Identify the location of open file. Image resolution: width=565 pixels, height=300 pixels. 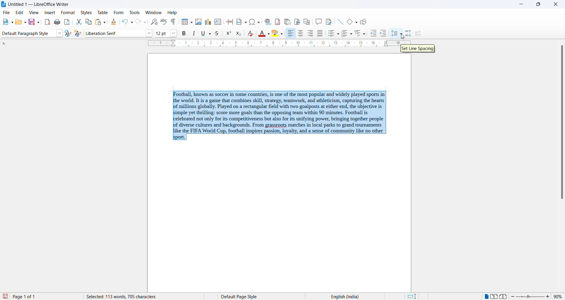
(17, 22).